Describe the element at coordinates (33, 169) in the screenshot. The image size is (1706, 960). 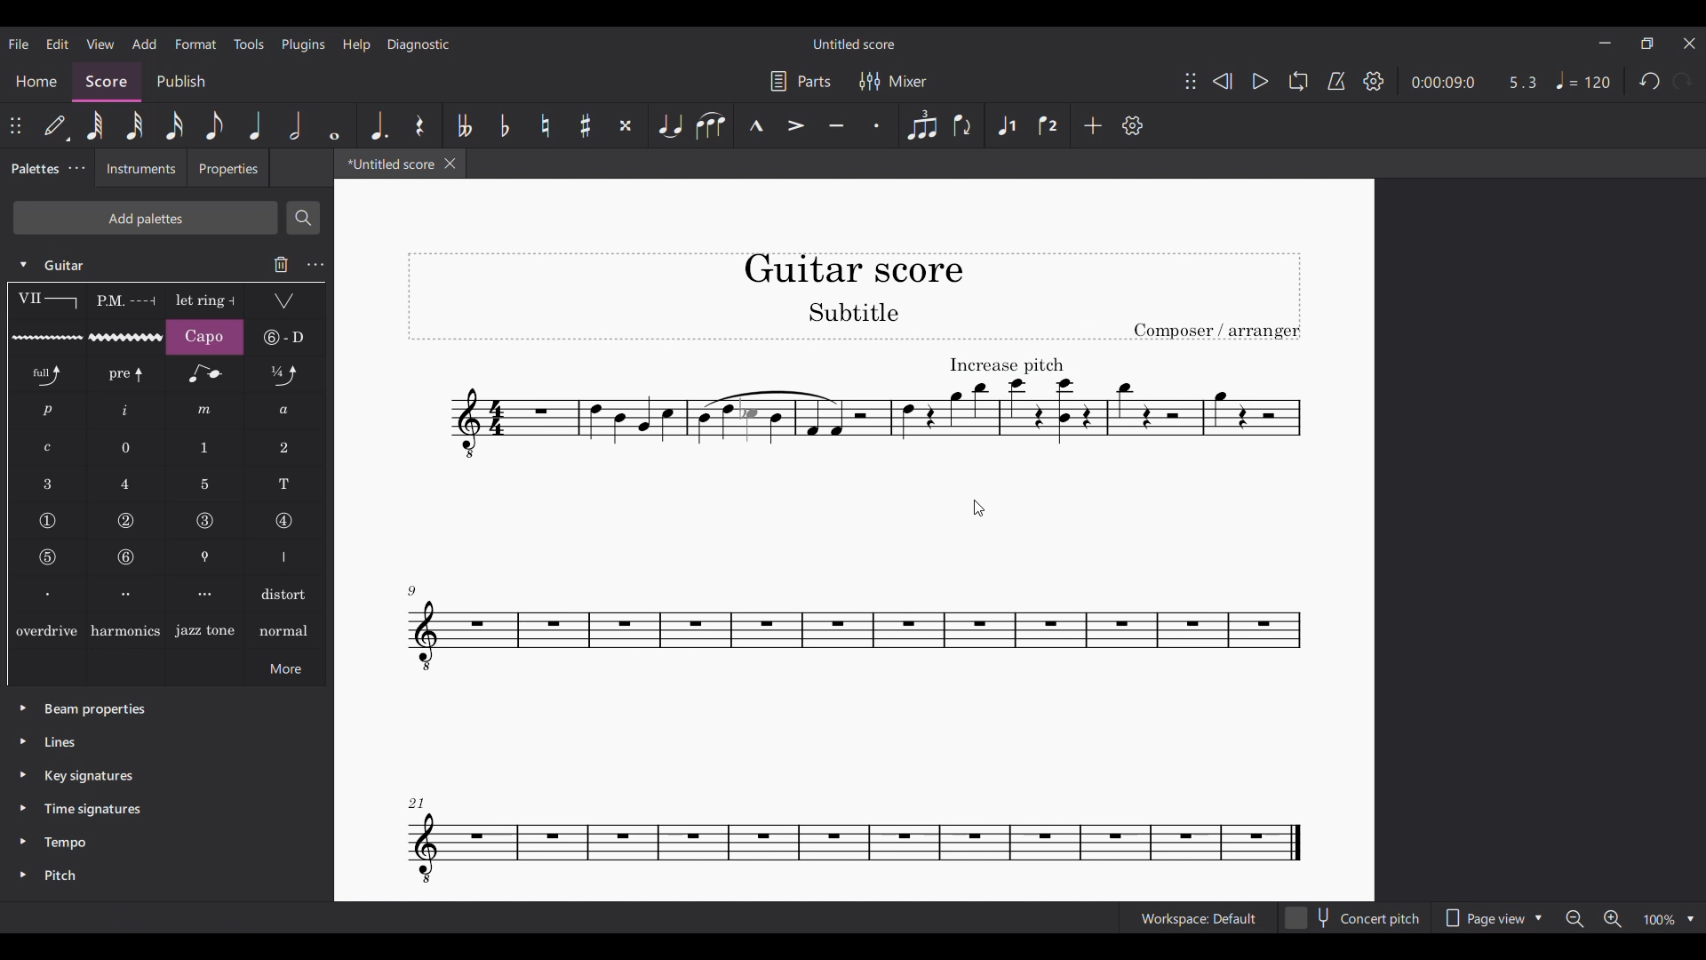
I see `Palettes, current tab` at that location.